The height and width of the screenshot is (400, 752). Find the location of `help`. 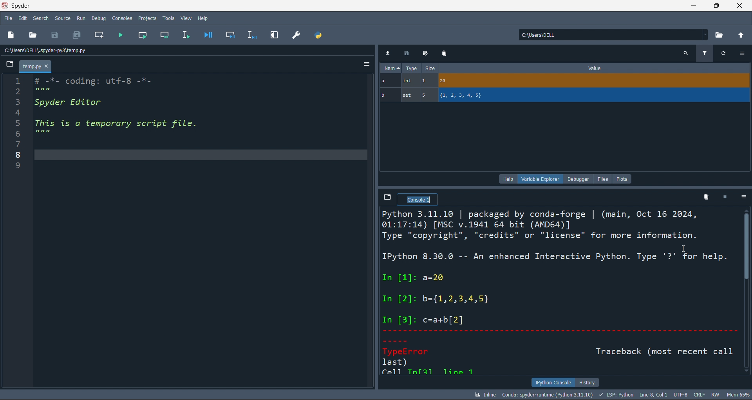

help is located at coordinates (204, 17).